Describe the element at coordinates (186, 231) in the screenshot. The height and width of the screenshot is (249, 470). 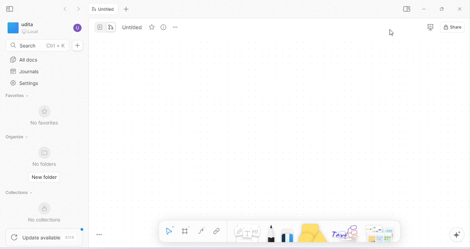
I see `frame` at that location.